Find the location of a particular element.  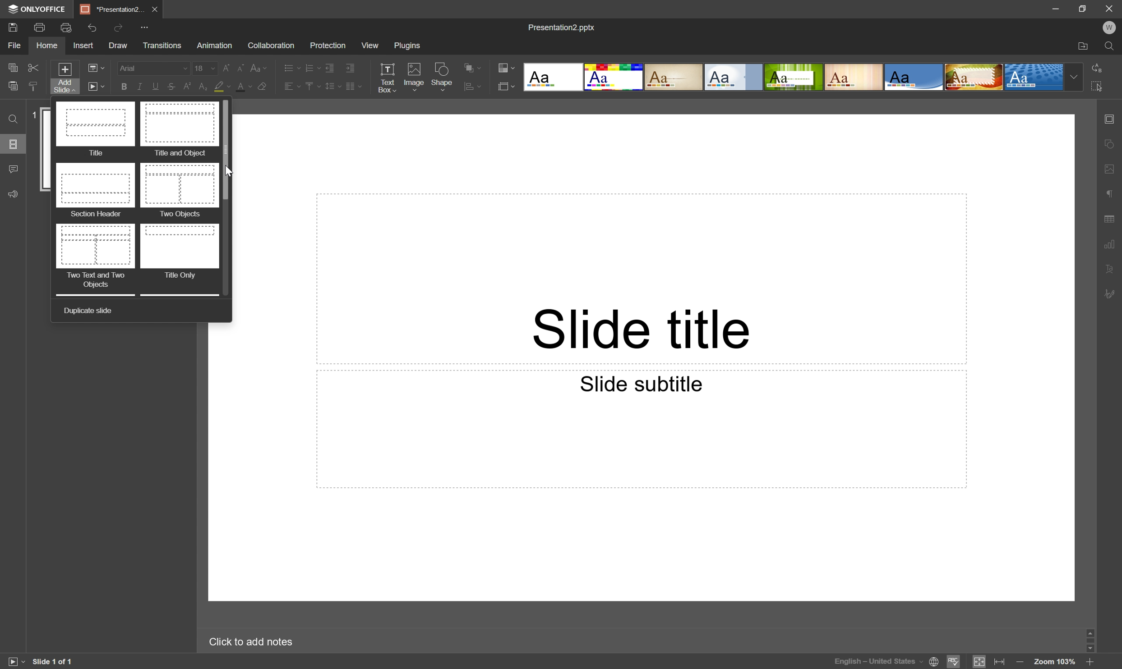

Redo is located at coordinates (96, 29).